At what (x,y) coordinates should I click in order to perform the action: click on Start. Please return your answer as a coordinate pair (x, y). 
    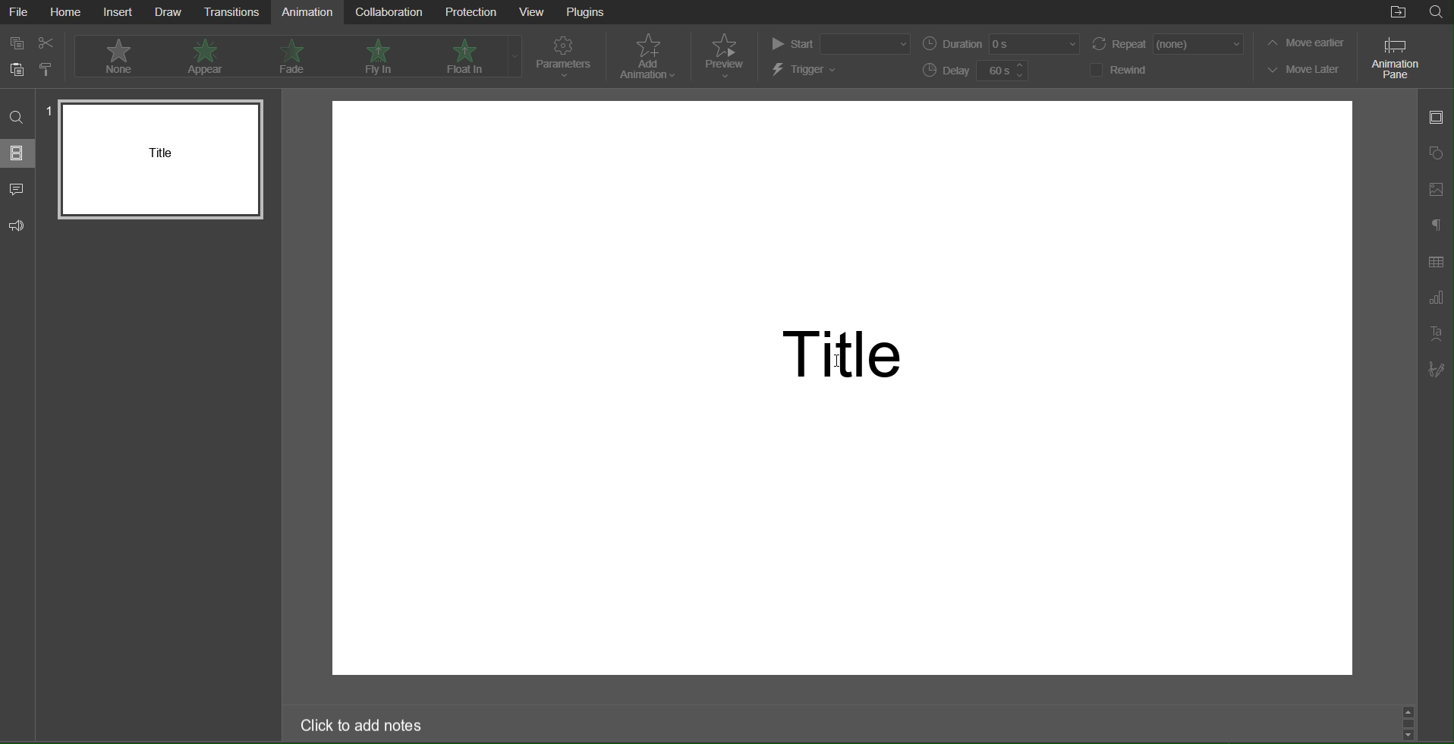
    Looking at the image, I should click on (839, 44).